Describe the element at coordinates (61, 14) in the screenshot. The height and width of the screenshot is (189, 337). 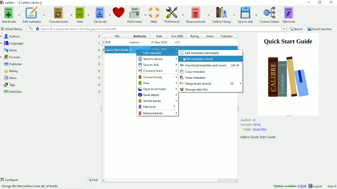
I see `Convert books` at that location.